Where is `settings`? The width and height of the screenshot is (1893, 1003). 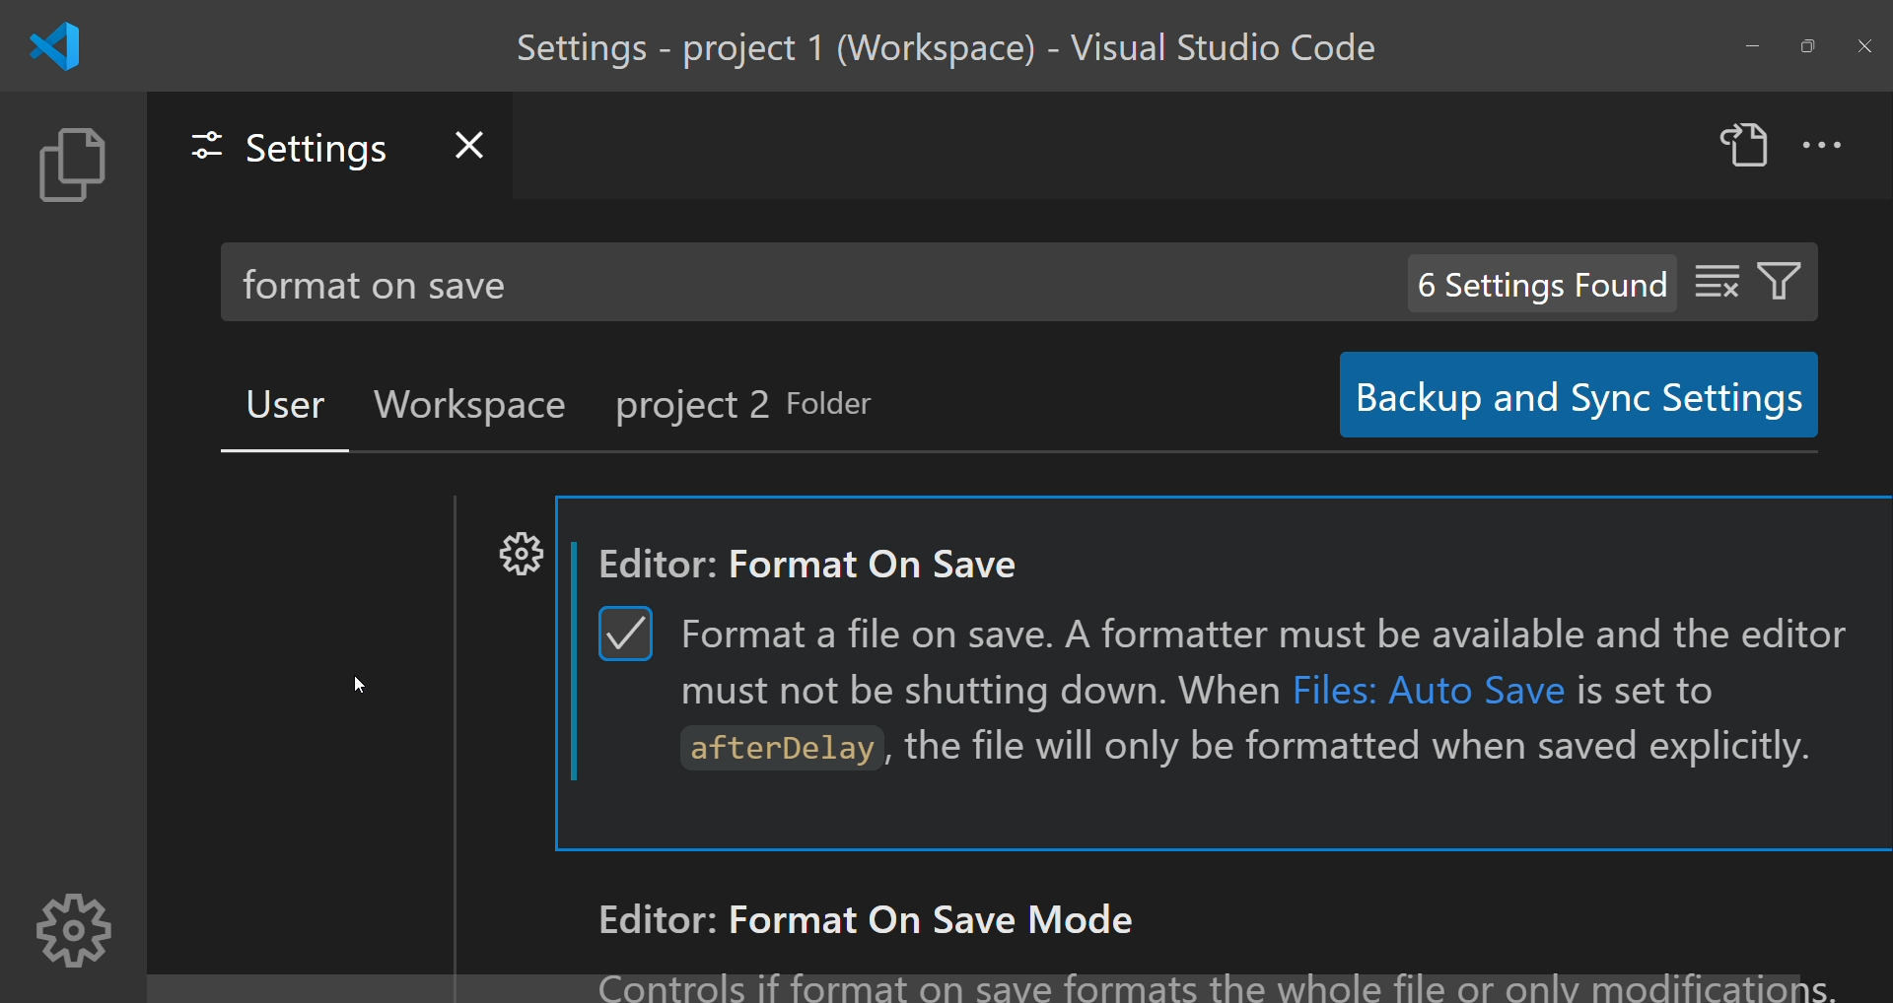
settings is located at coordinates (522, 550).